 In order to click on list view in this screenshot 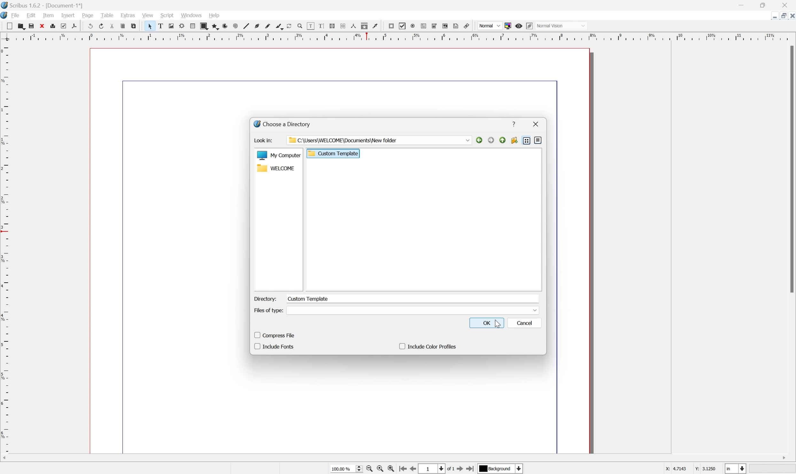, I will do `click(527, 141)`.